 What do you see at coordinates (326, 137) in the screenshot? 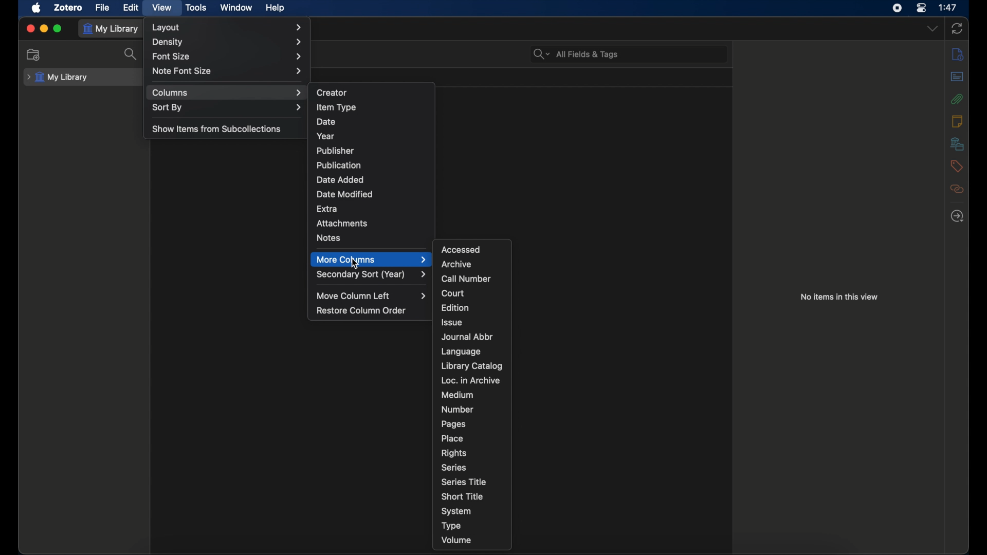
I see `year` at bounding box center [326, 137].